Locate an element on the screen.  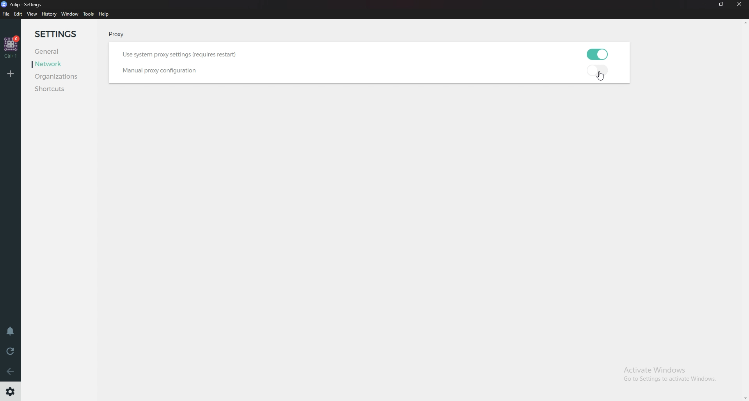
Tools is located at coordinates (89, 14).